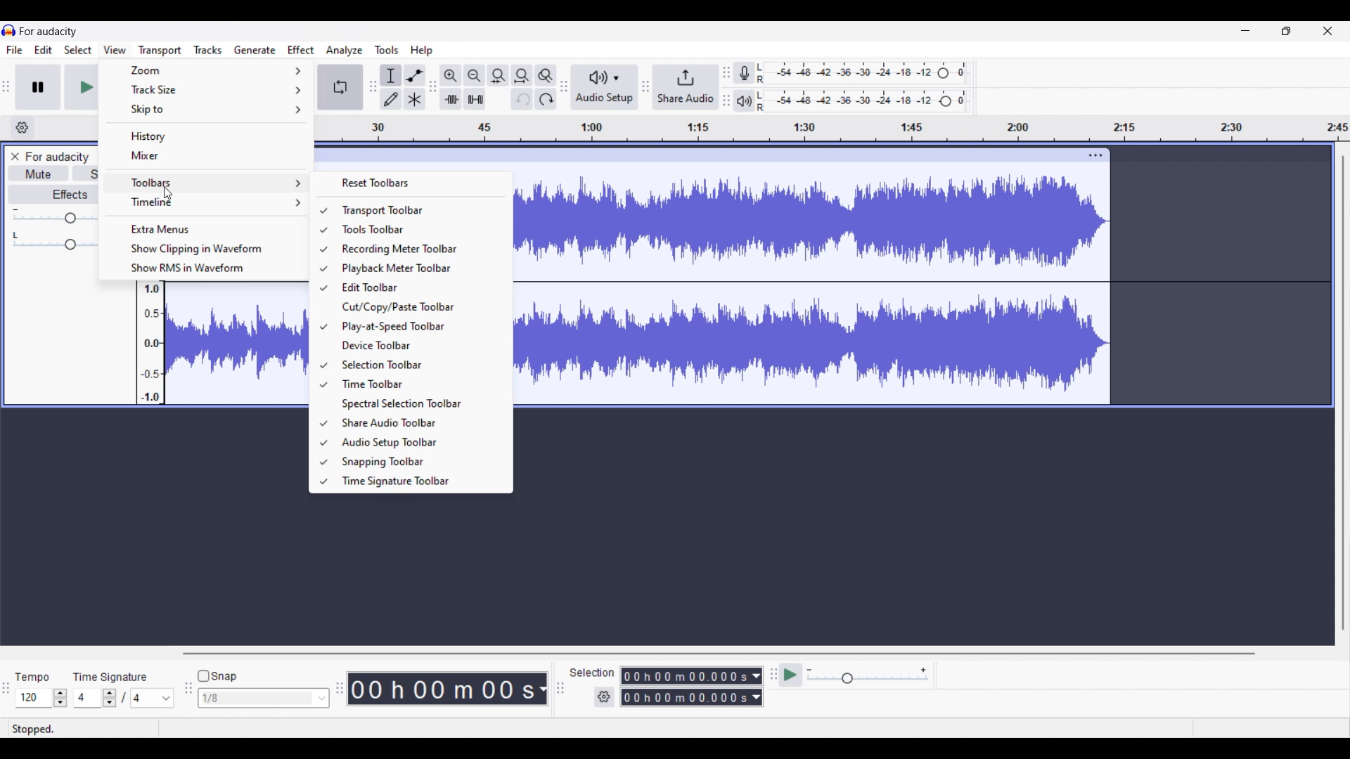 This screenshot has height=759, width=1350. Describe the element at coordinates (546, 76) in the screenshot. I see `Zoom toggle` at that location.